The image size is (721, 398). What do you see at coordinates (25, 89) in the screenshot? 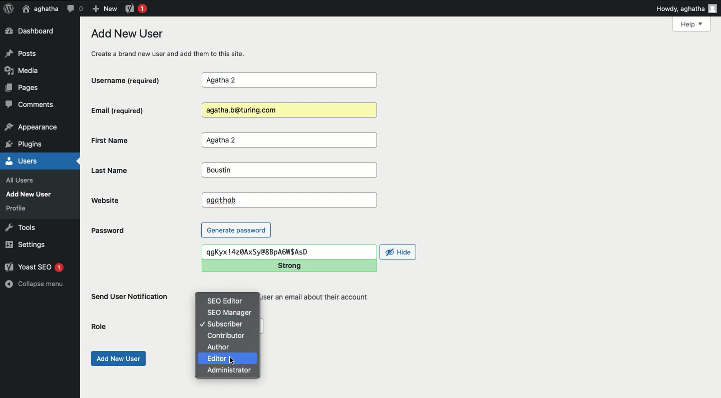
I see `Pages` at bounding box center [25, 89].